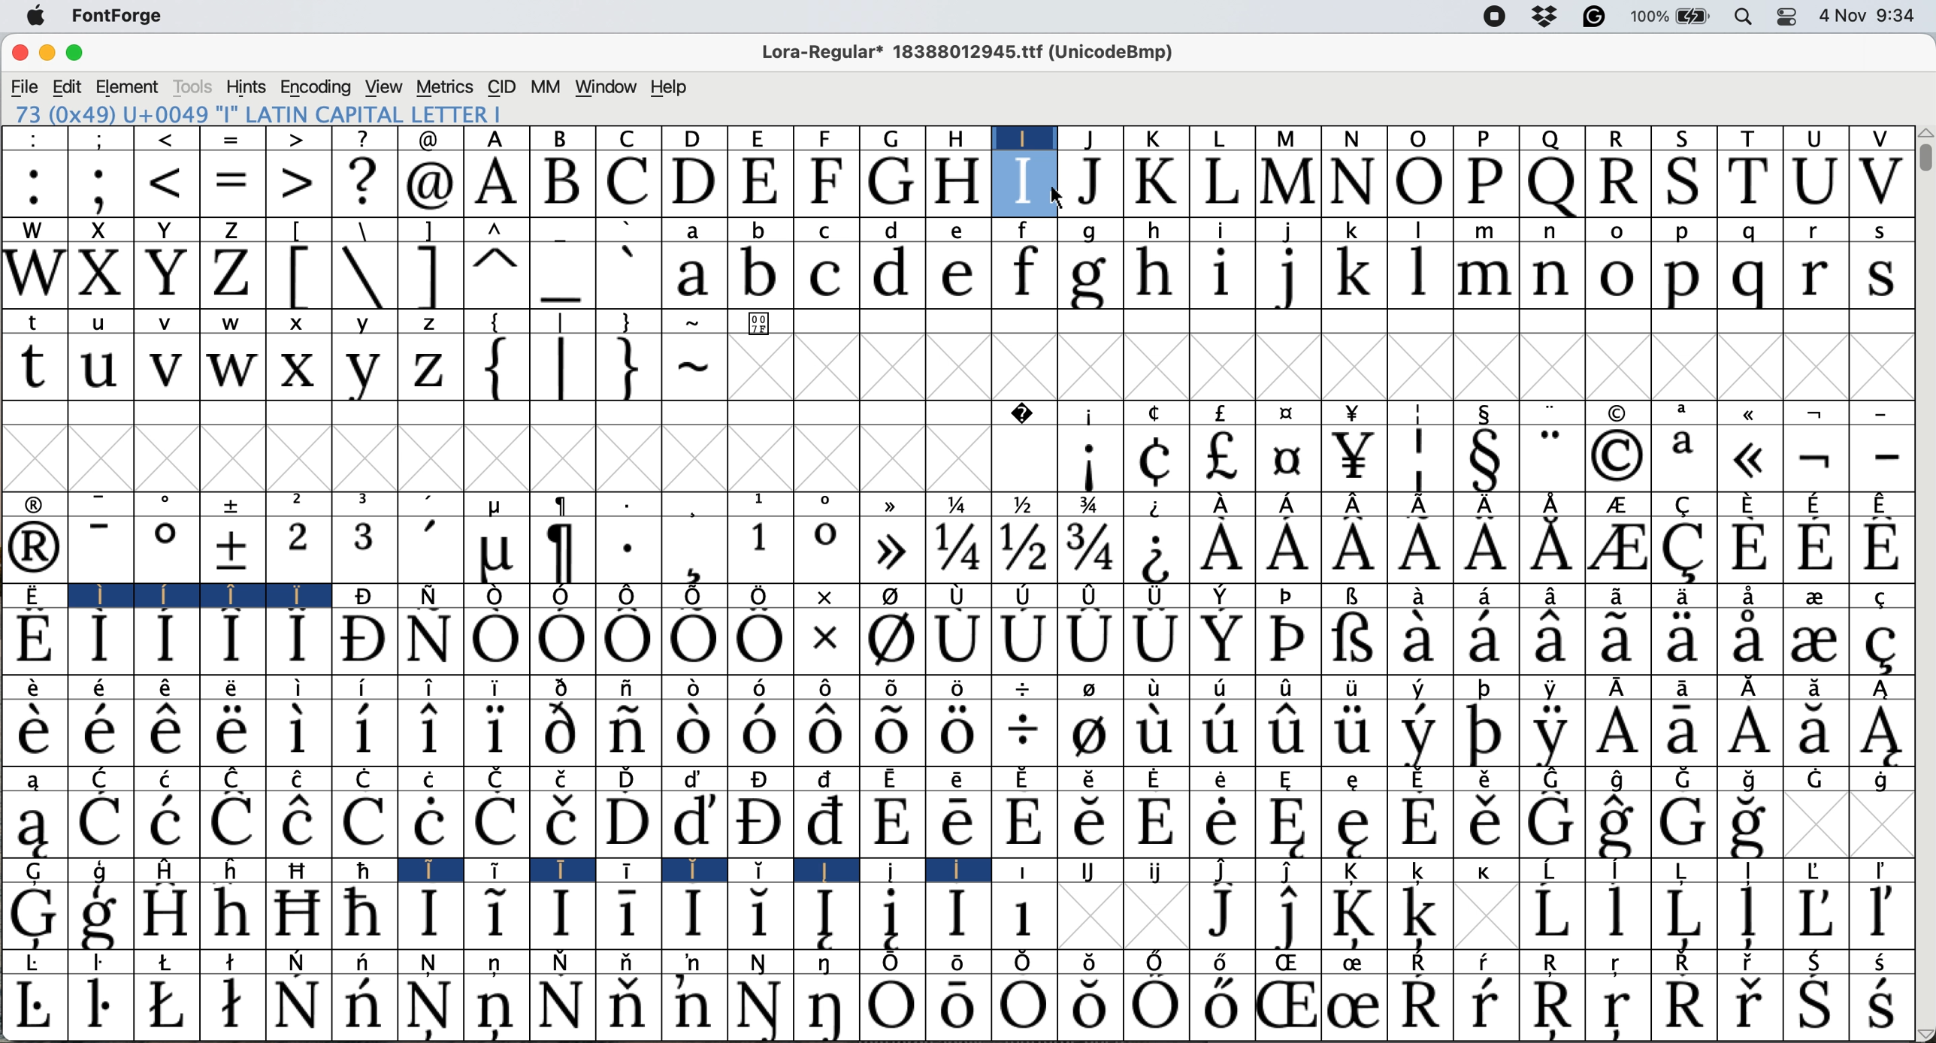  What do you see at coordinates (1220, 822) in the screenshot?
I see `Symbol` at bounding box center [1220, 822].